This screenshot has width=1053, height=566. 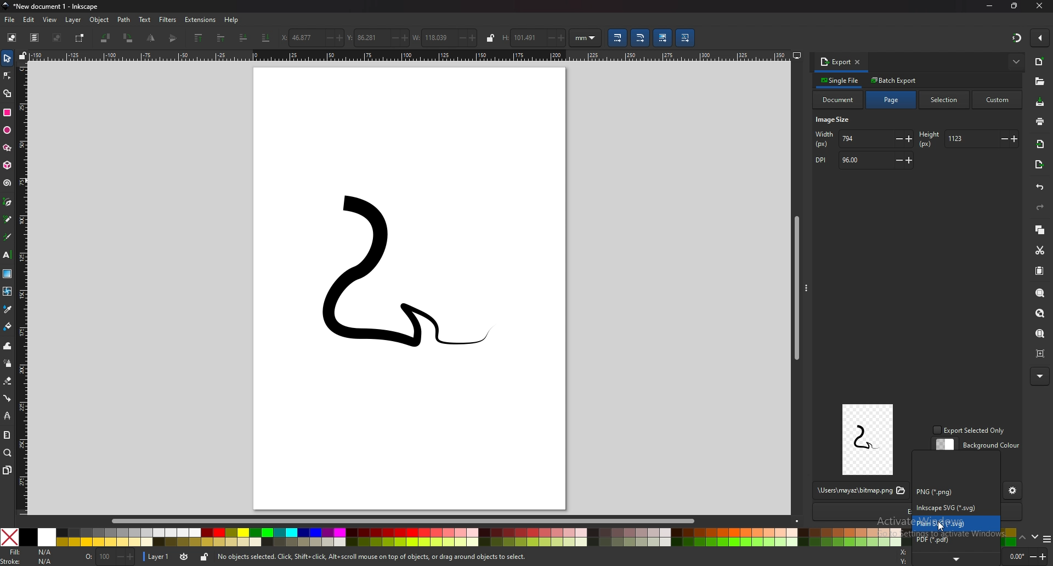 I want to click on lower selection to bottom, so click(x=266, y=37).